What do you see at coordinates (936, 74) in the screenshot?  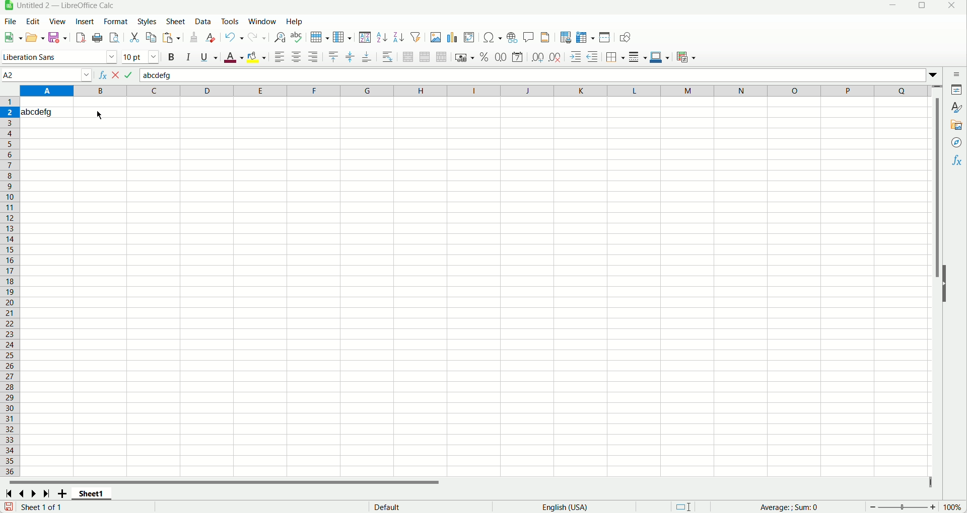 I see `expand formula bar` at bounding box center [936, 74].